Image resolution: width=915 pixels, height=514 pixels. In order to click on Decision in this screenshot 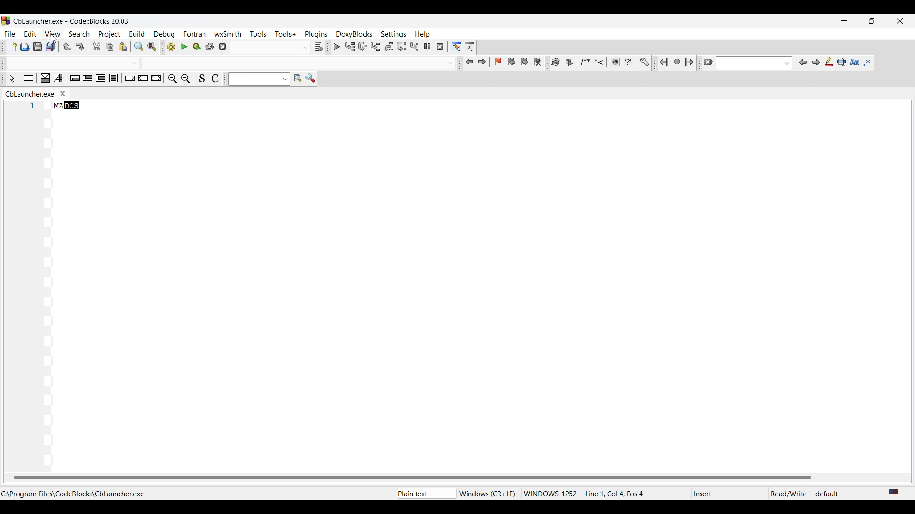, I will do `click(45, 78)`.